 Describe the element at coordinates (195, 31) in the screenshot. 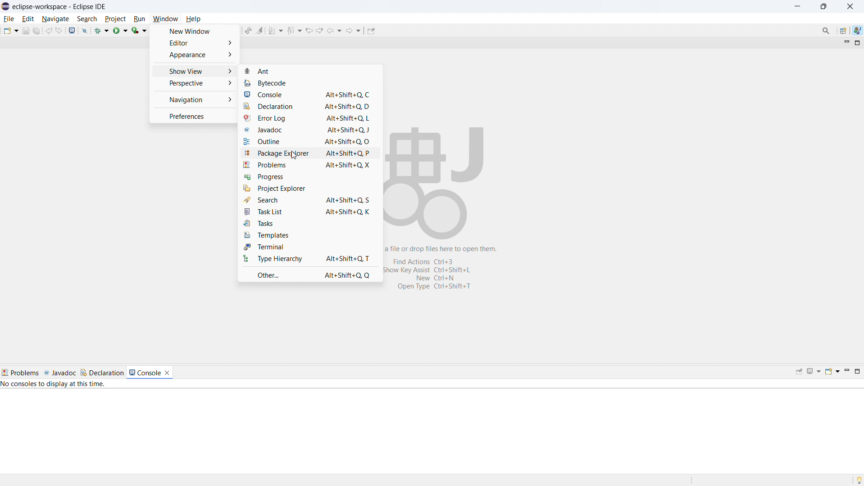

I see `new window` at that location.